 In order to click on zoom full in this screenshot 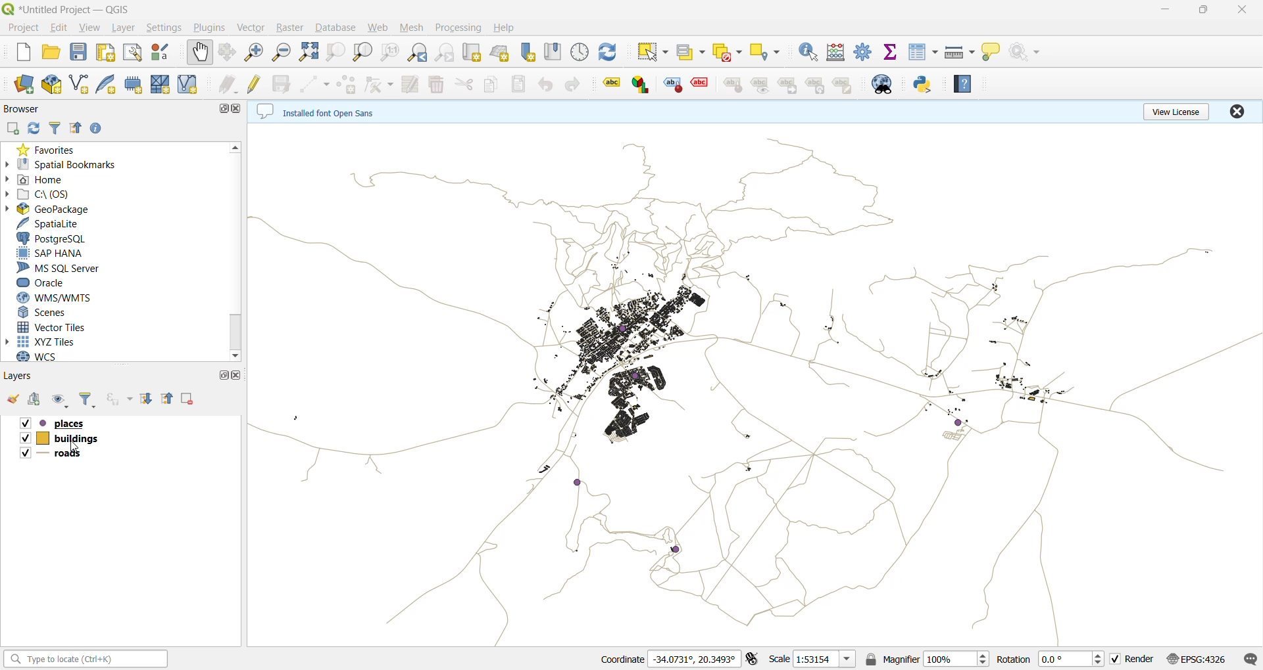, I will do `click(310, 52)`.